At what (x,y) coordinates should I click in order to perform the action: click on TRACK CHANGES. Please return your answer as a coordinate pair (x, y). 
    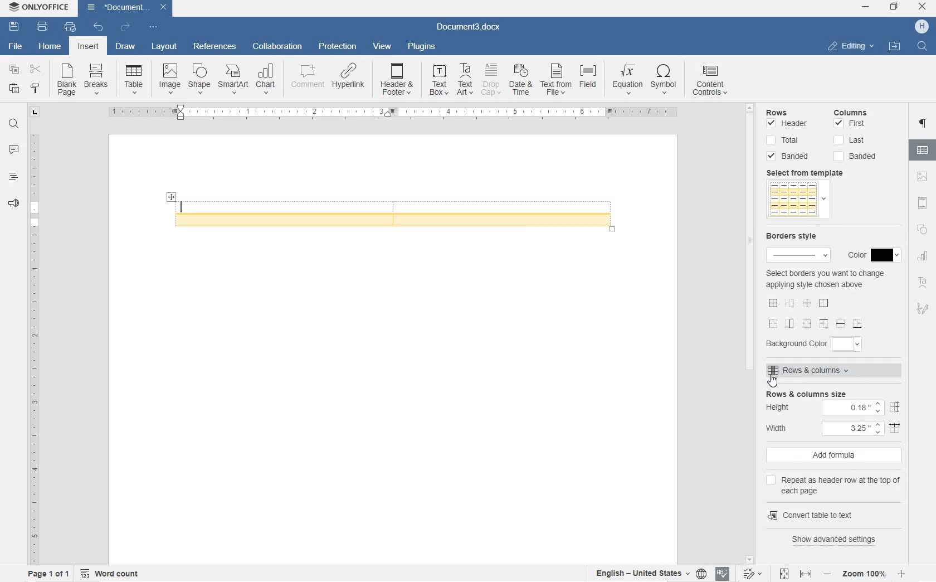
    Looking at the image, I should click on (752, 573).